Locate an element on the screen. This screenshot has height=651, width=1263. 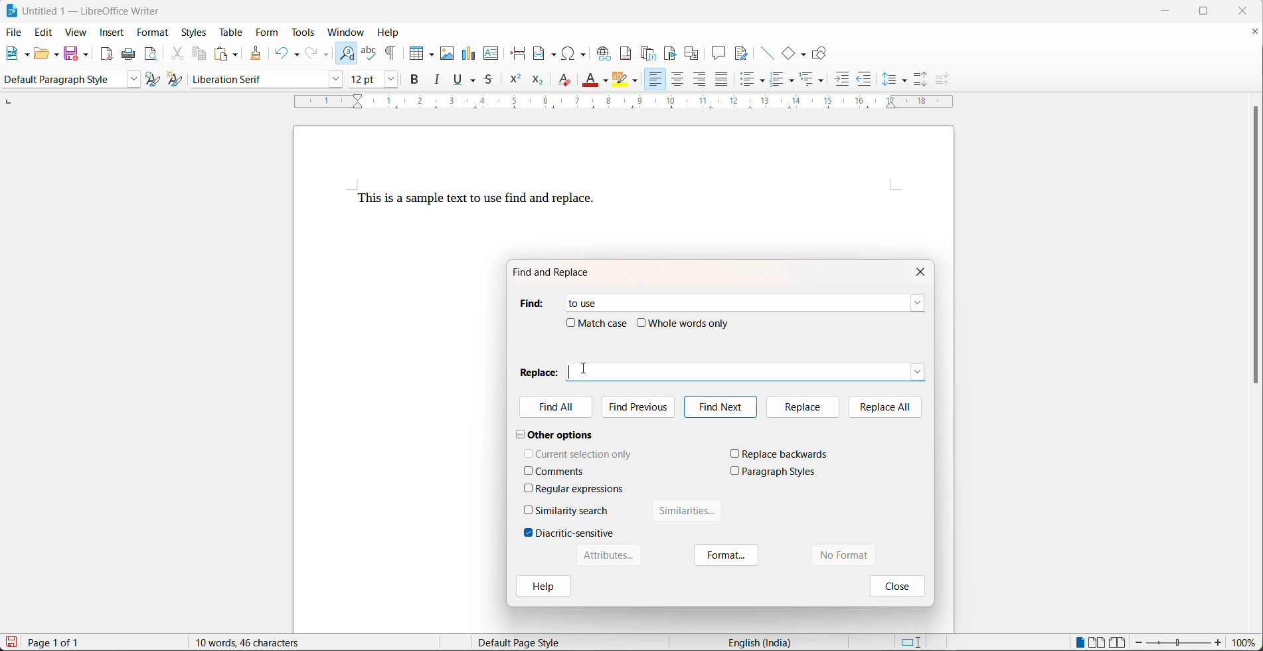
bold is located at coordinates (416, 82).